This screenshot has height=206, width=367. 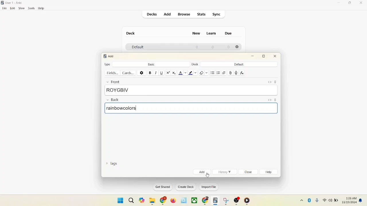 I want to click on import file, so click(x=208, y=188).